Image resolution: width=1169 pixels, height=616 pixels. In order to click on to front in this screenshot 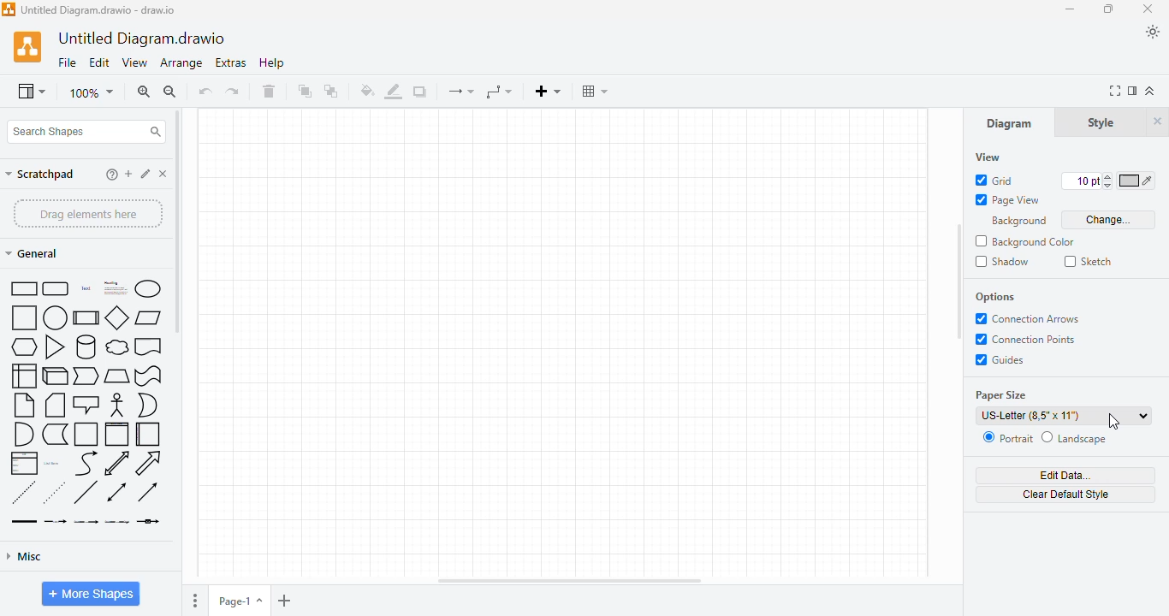, I will do `click(304, 91)`.